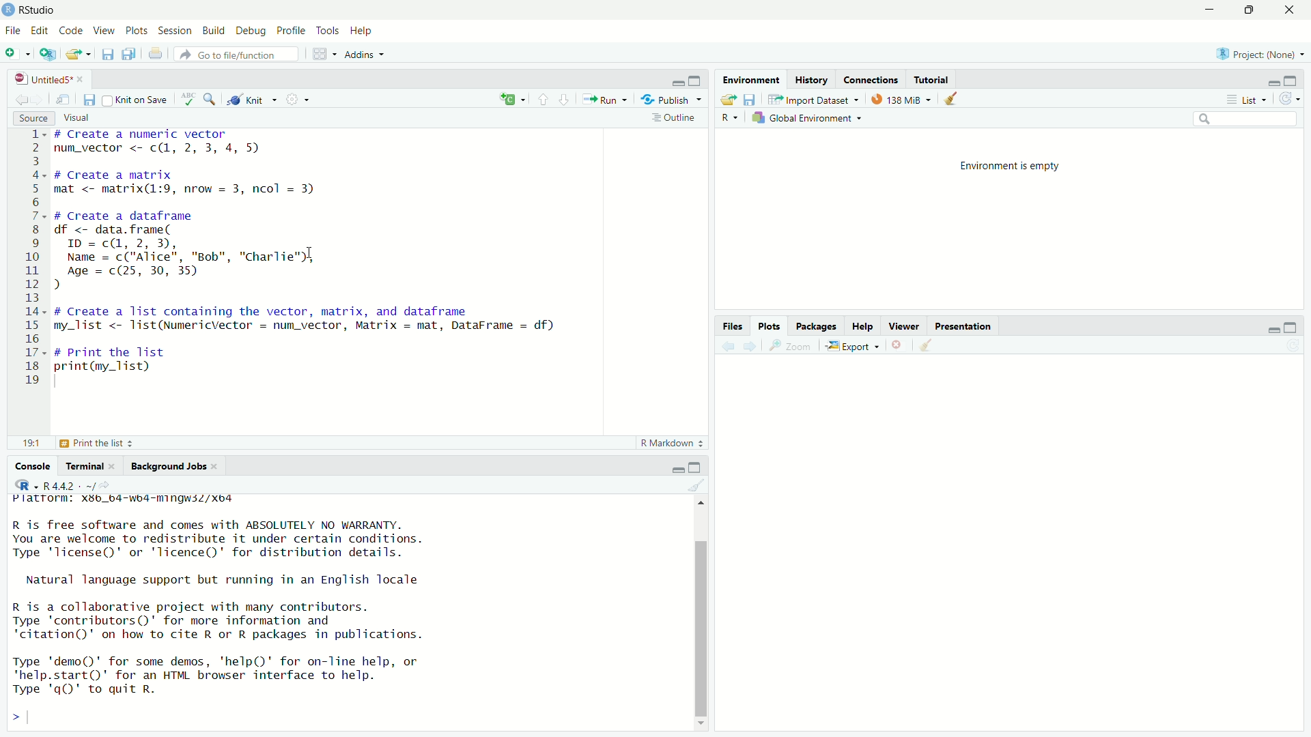 The height and width of the screenshot is (737, 1311). What do you see at coordinates (1290, 98) in the screenshot?
I see `refresh` at bounding box center [1290, 98].